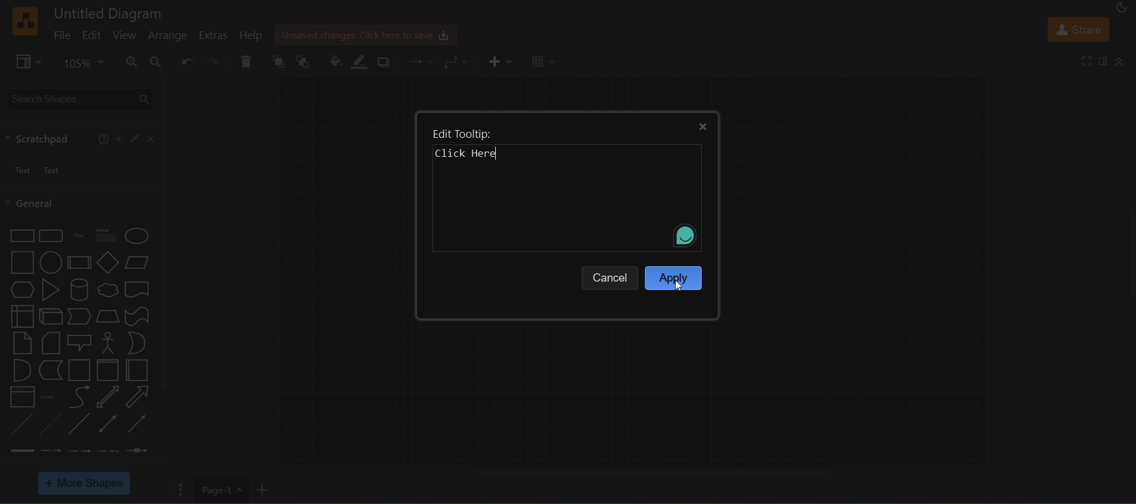  What do you see at coordinates (653, 471) in the screenshot?
I see `horizontal scroll bar` at bounding box center [653, 471].